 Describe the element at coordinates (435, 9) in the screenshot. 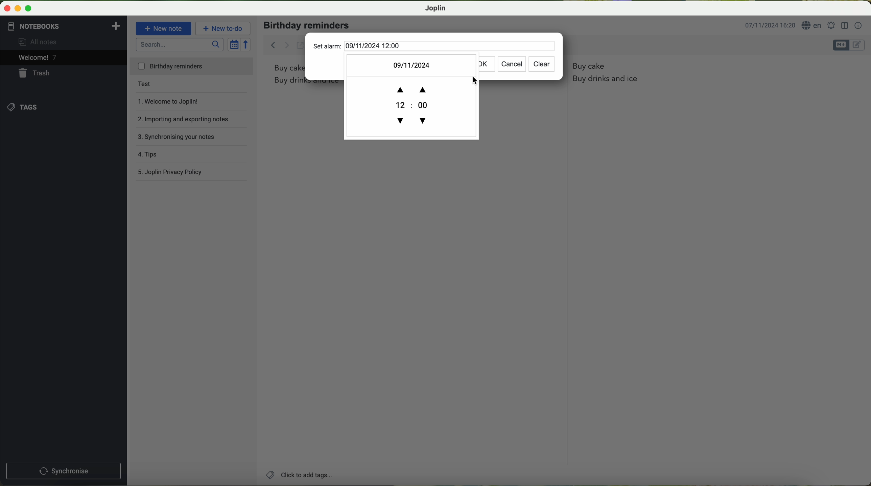

I see `Joplin` at that location.